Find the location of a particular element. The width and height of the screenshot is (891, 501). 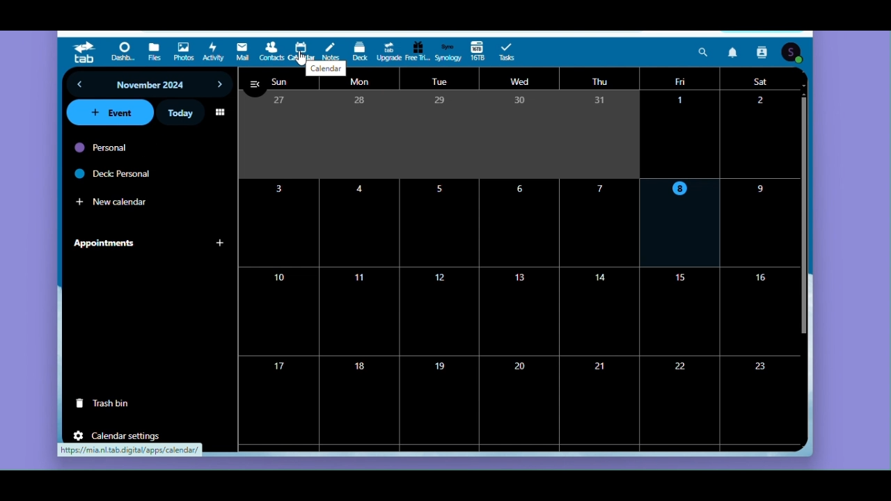

Dashboard is located at coordinates (125, 53).